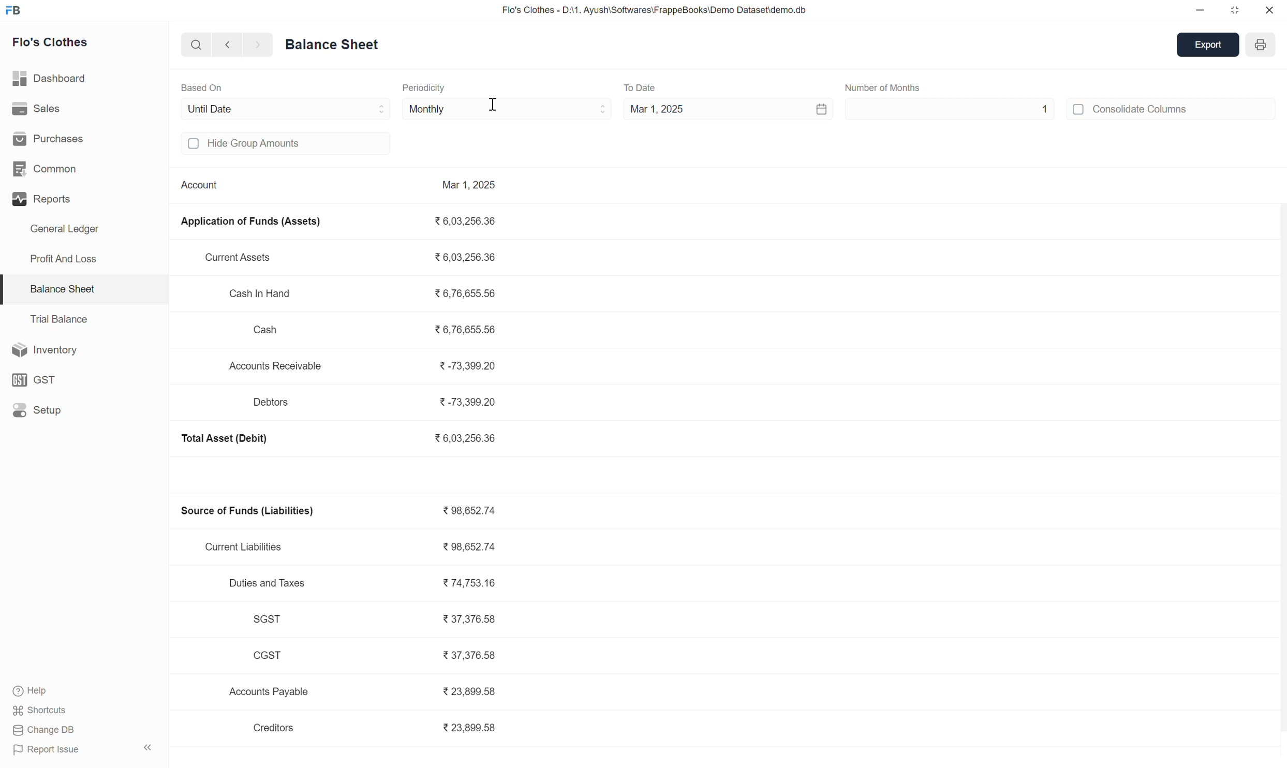 The width and height of the screenshot is (1287, 768). Describe the element at coordinates (57, 140) in the screenshot. I see `Purchases` at that location.